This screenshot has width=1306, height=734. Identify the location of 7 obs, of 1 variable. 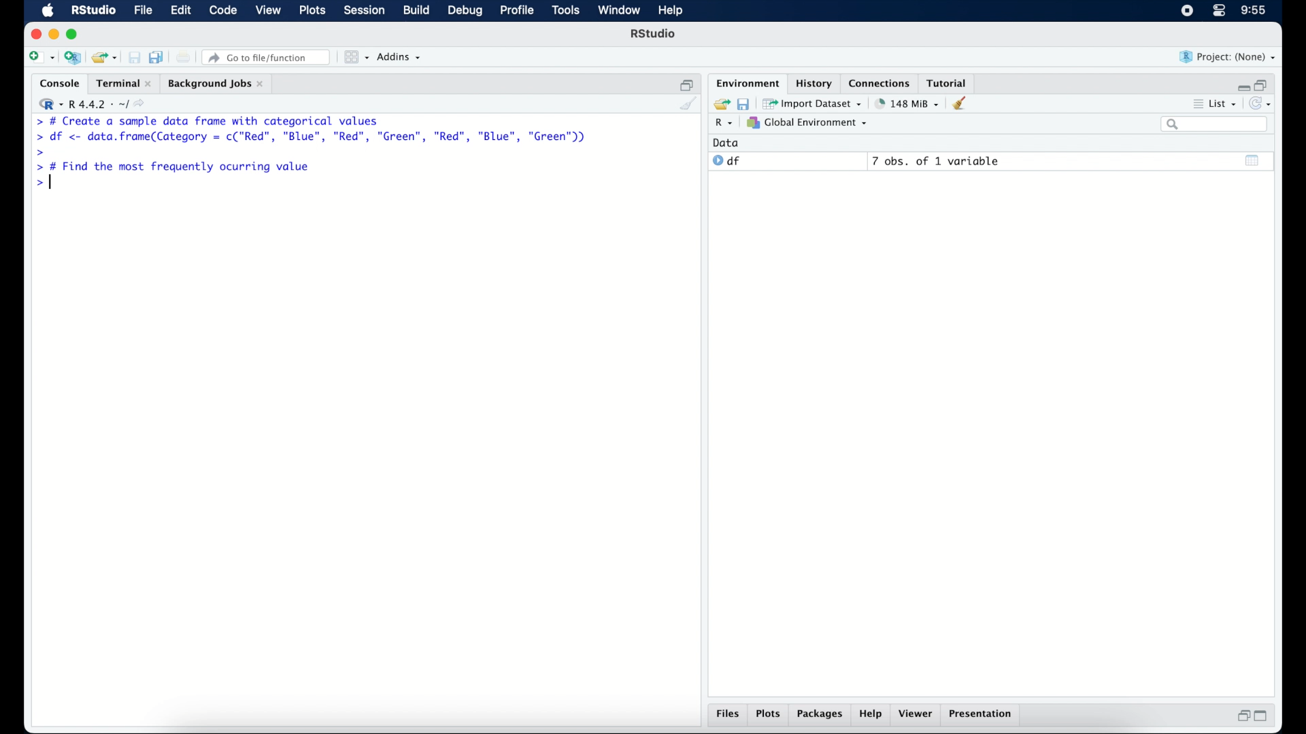
(936, 162).